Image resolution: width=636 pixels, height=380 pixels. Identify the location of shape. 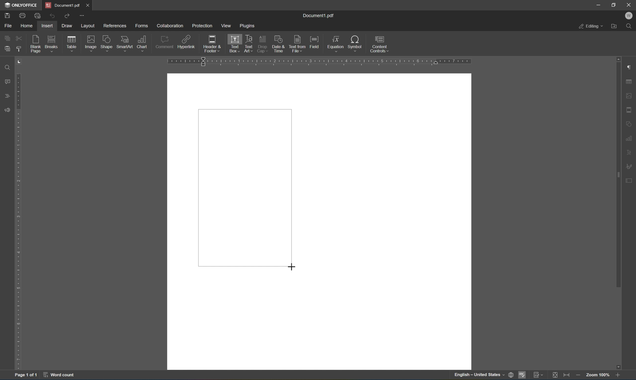
(108, 44).